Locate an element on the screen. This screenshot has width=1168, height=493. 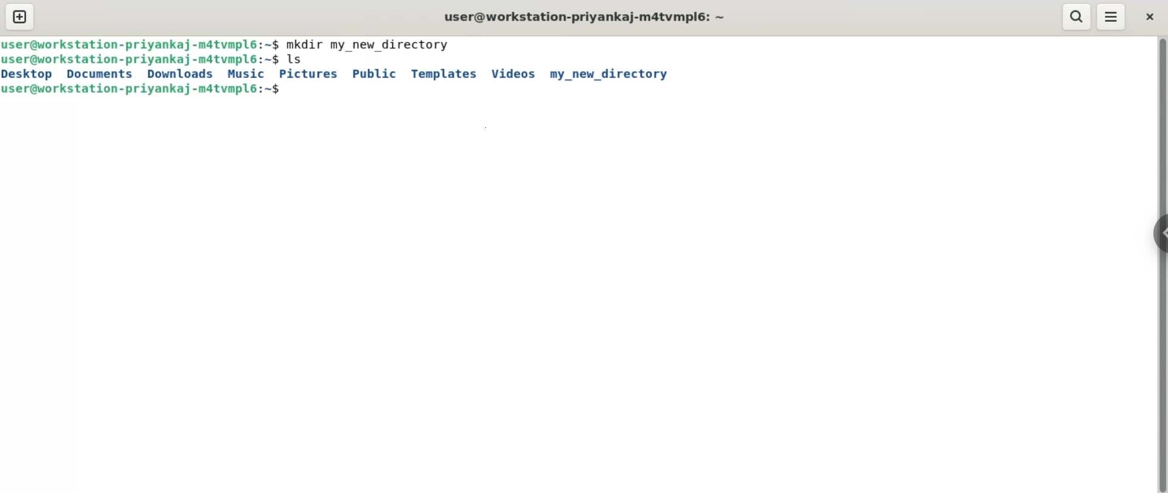
user@workstation-priyankaj-m4tvmpl6: ~  is located at coordinates (579, 17).